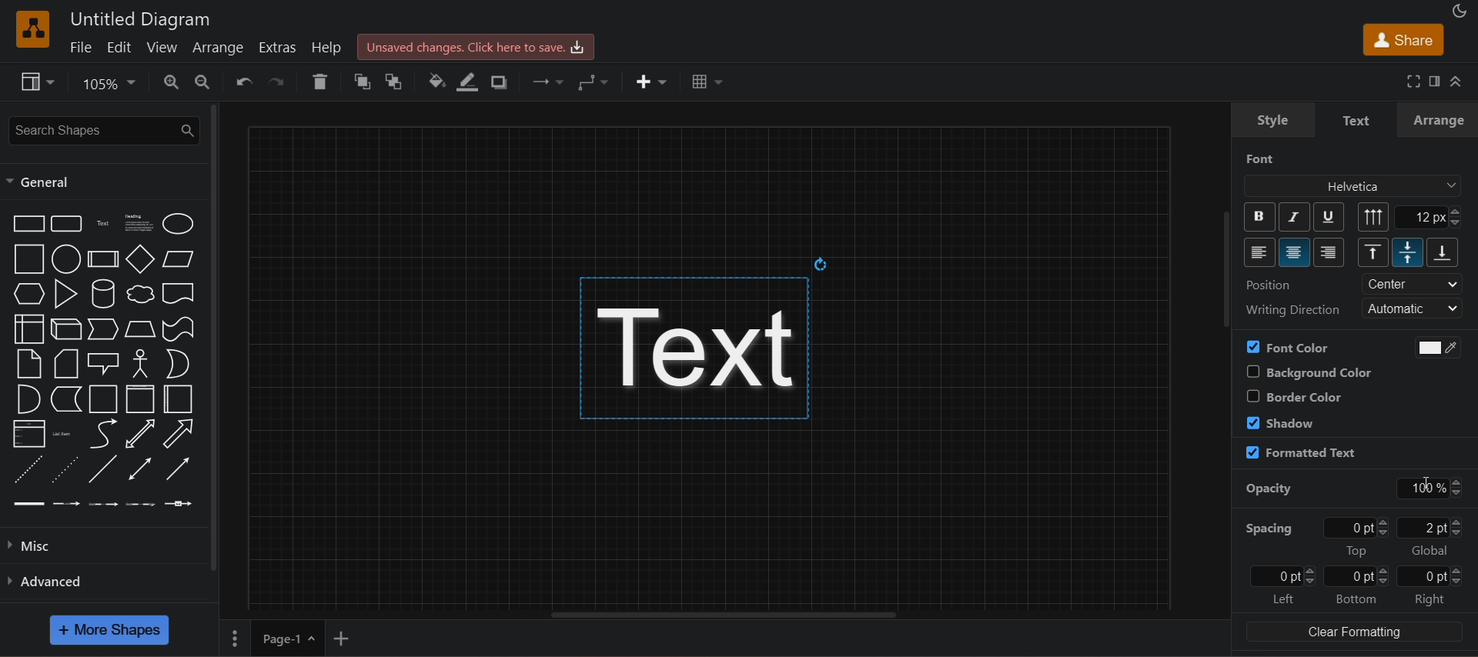  I want to click on text, so click(707, 335).